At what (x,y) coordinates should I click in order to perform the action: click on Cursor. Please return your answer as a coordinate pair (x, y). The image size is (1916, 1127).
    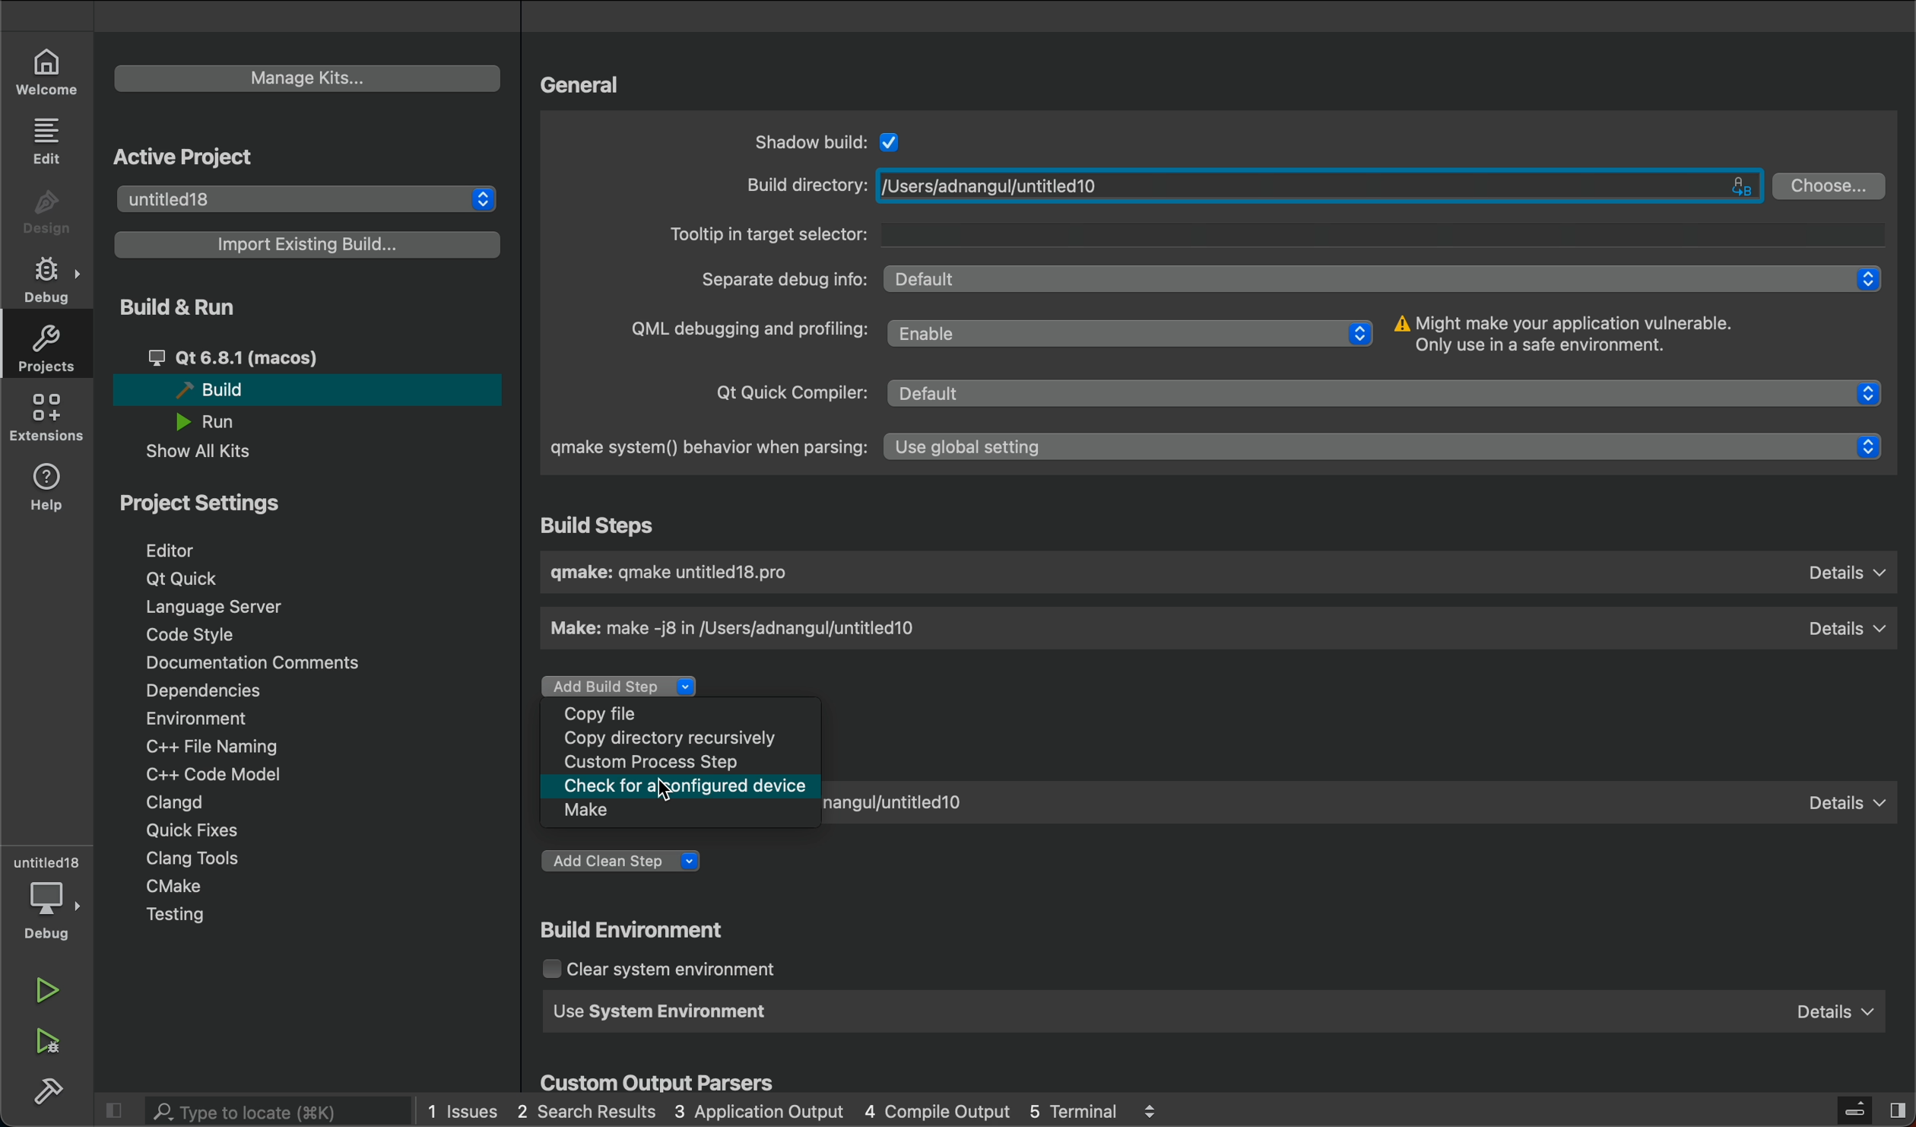
    Looking at the image, I should click on (666, 796).